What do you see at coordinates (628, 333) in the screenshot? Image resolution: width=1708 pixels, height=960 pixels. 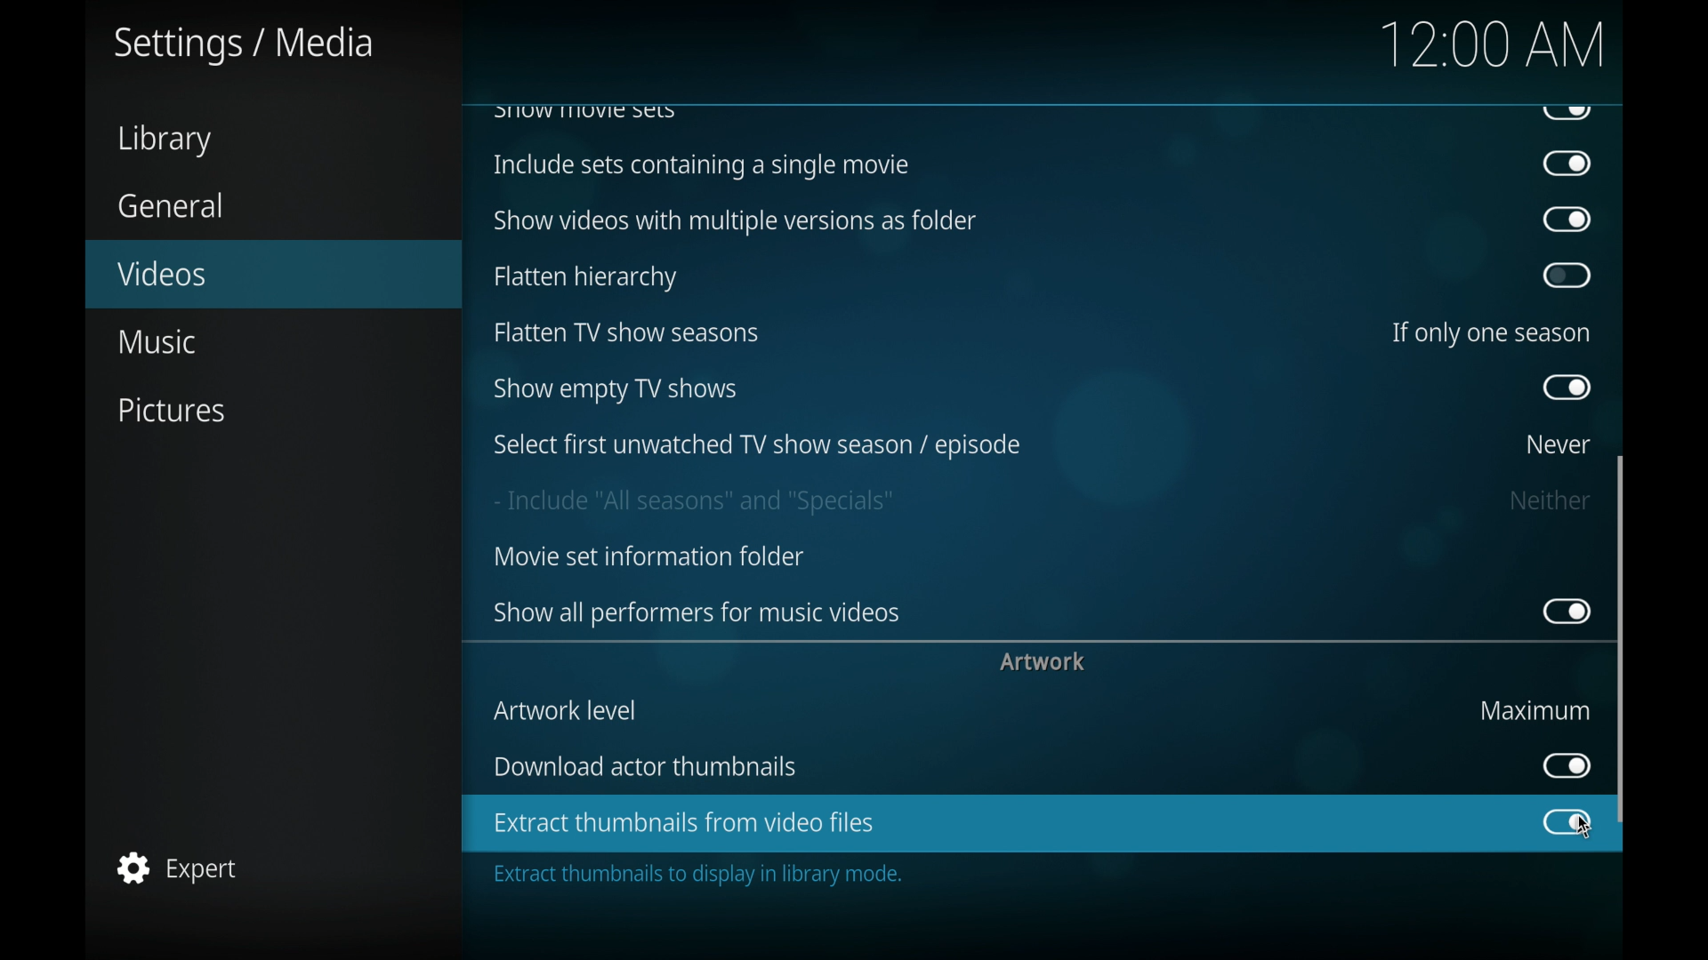 I see `flatten tv show seasons` at bounding box center [628, 333].